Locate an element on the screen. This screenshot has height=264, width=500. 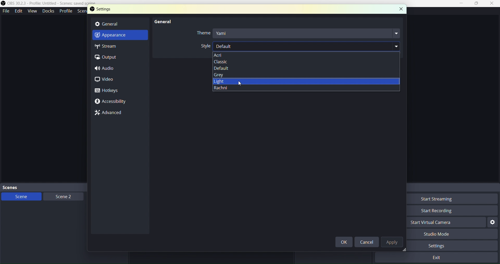
Cancel is located at coordinates (366, 242).